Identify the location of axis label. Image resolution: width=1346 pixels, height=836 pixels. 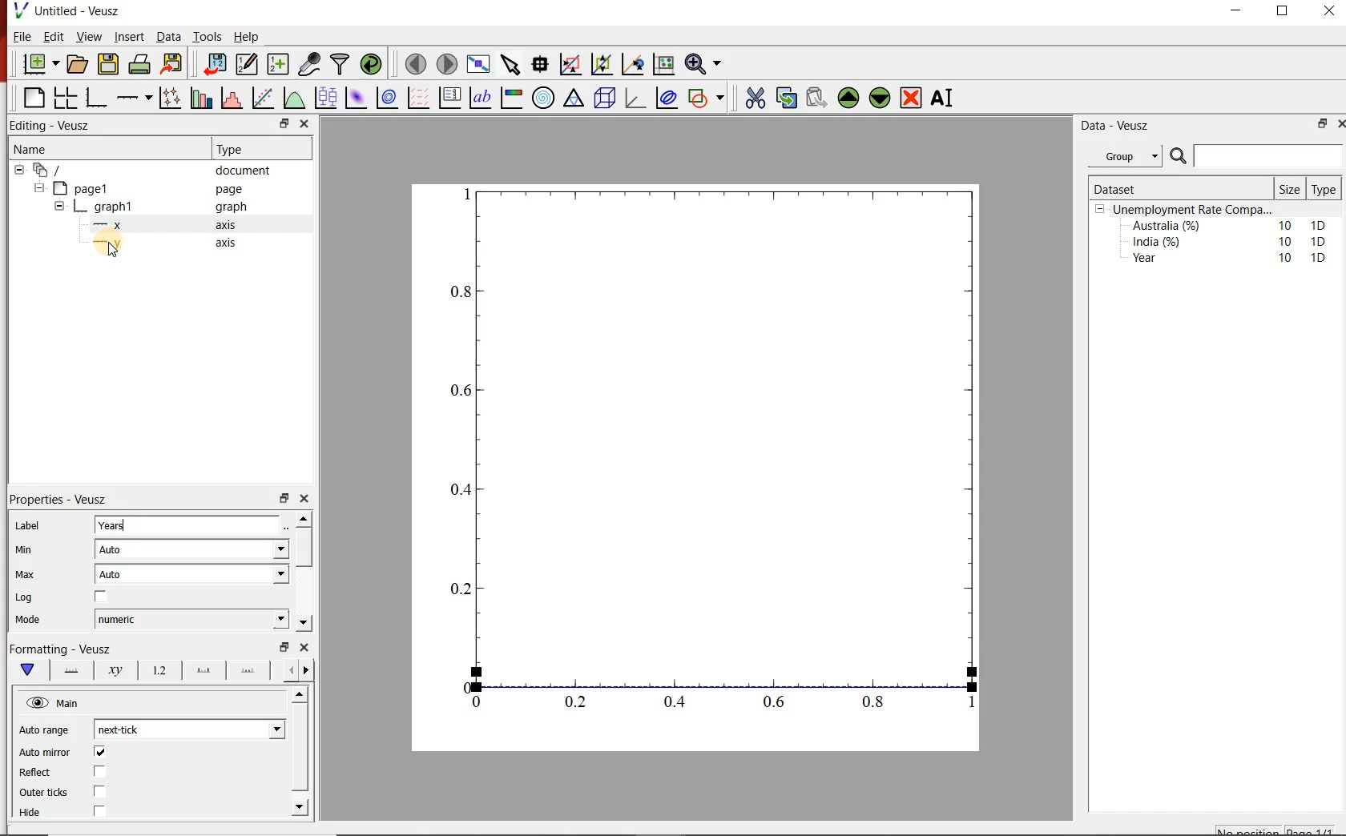
(115, 671).